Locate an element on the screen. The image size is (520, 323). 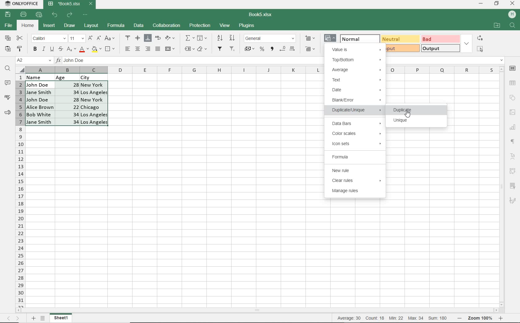
CHANGE CASE is located at coordinates (110, 38).